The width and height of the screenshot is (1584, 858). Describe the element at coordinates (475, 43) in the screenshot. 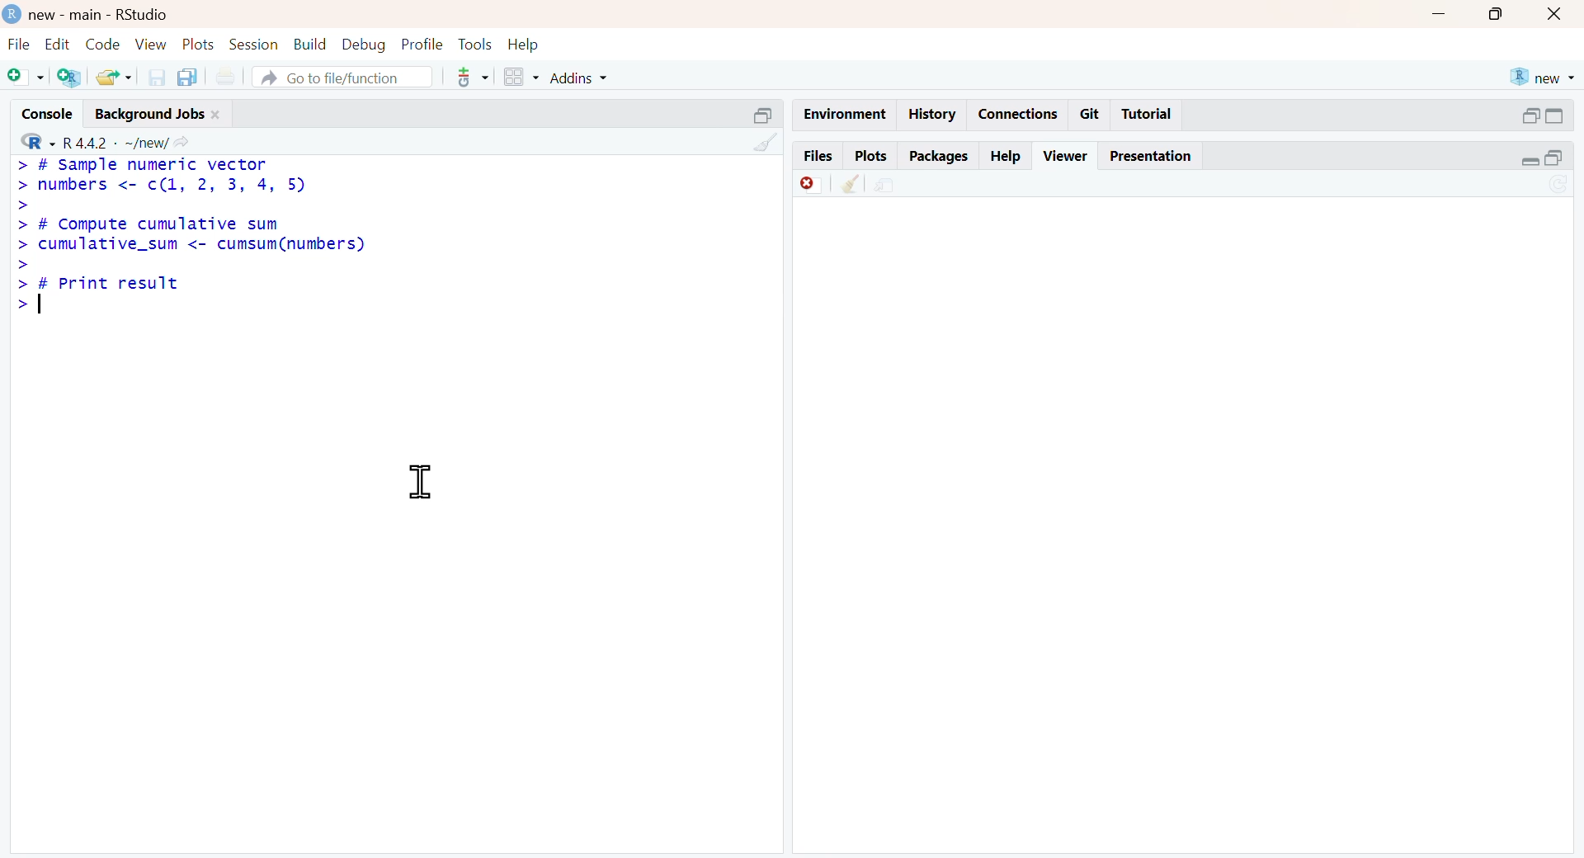

I see `tools` at that location.